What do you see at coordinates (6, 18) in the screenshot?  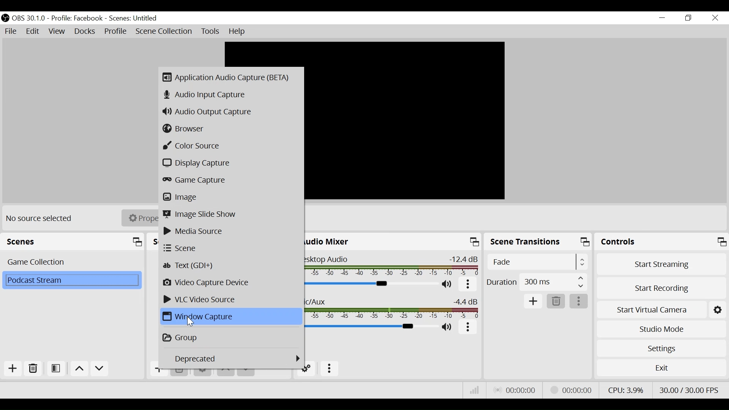 I see `OBS Studio Desktop Icon` at bounding box center [6, 18].